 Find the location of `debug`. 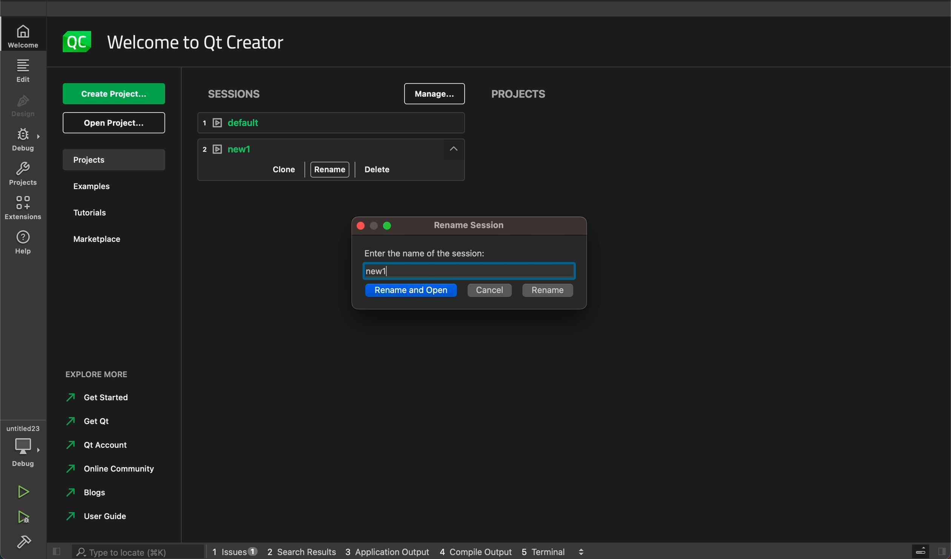

debug is located at coordinates (26, 447).